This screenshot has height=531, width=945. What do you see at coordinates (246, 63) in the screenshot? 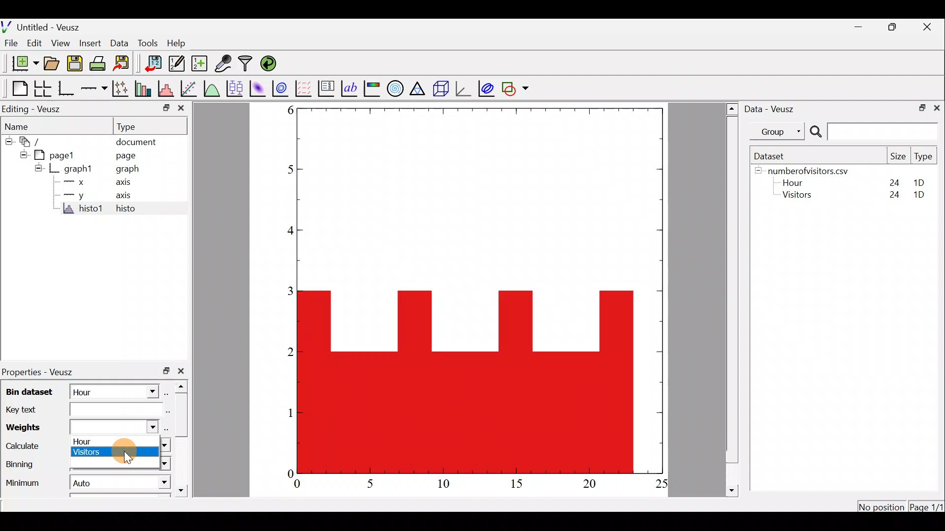
I see `Filter data` at bounding box center [246, 63].